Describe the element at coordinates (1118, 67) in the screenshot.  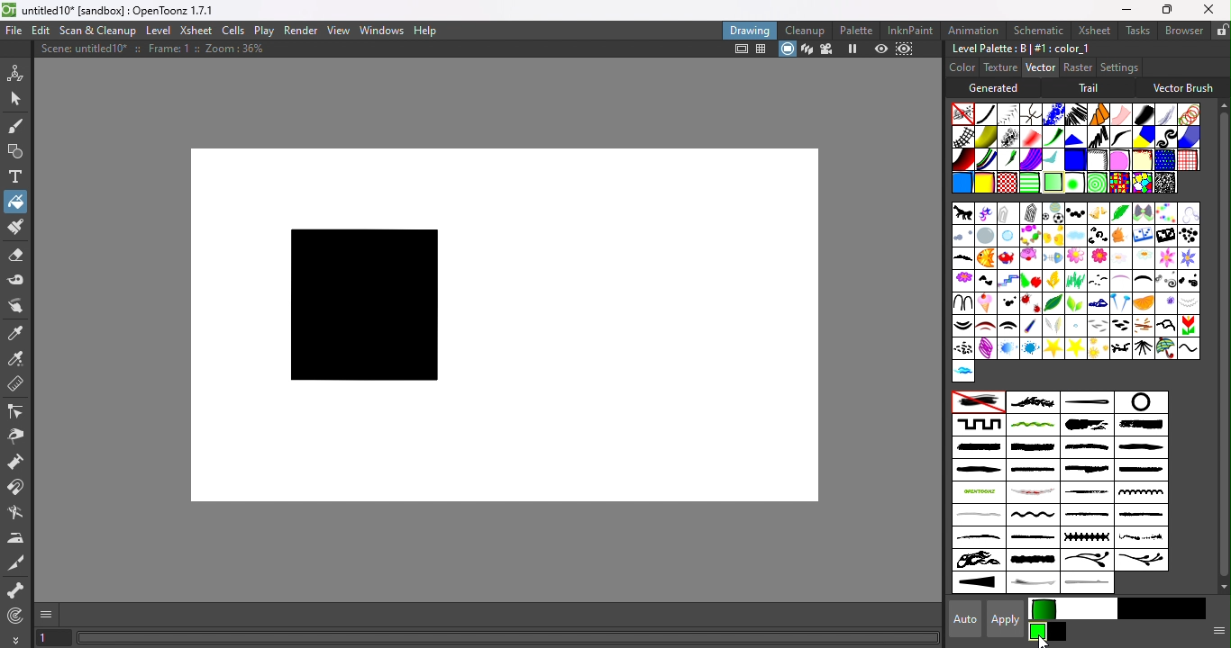
I see `Settings` at that location.